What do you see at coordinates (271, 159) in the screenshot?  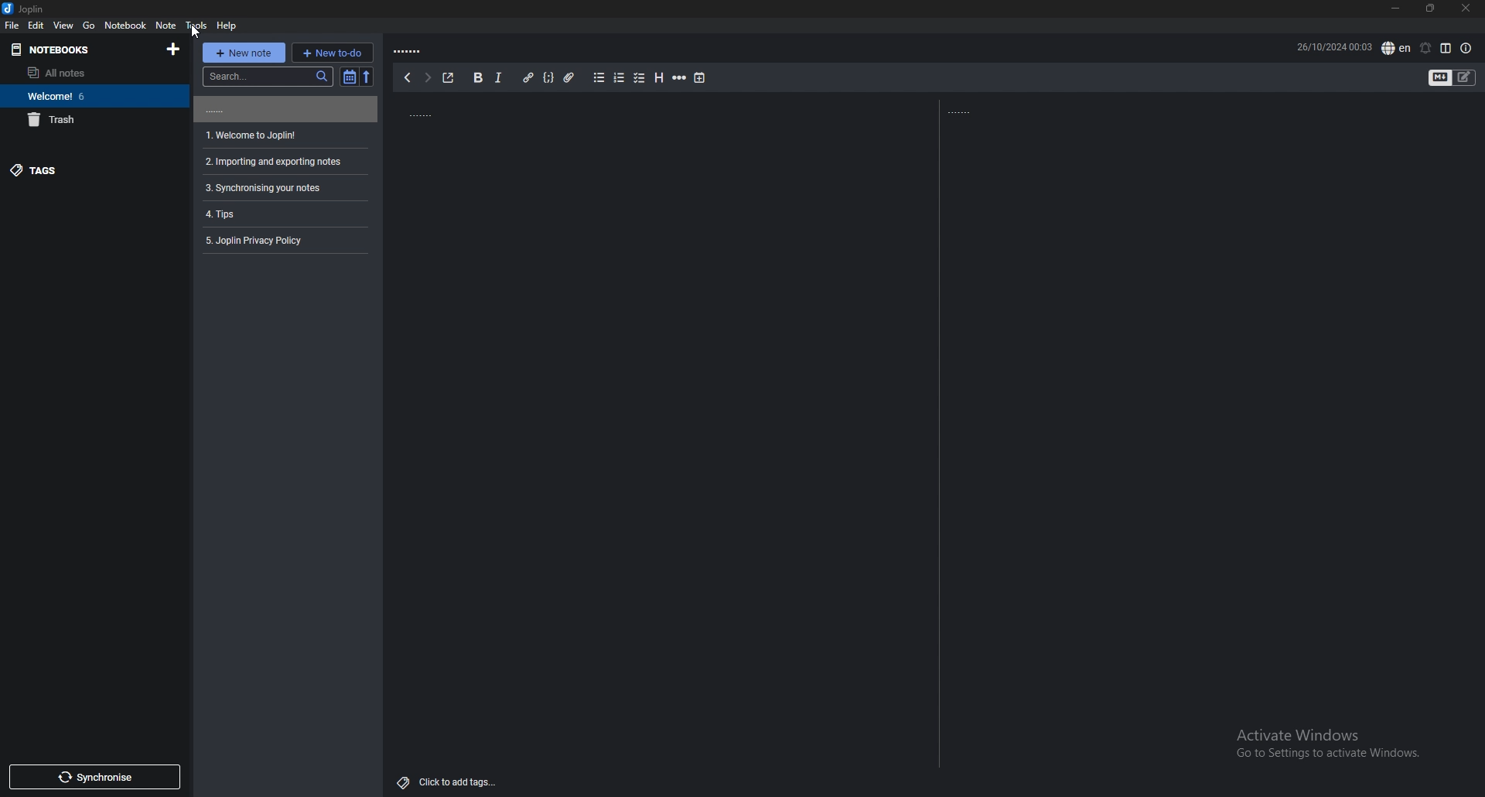 I see `2. Importing and exporting notes.` at bounding box center [271, 159].